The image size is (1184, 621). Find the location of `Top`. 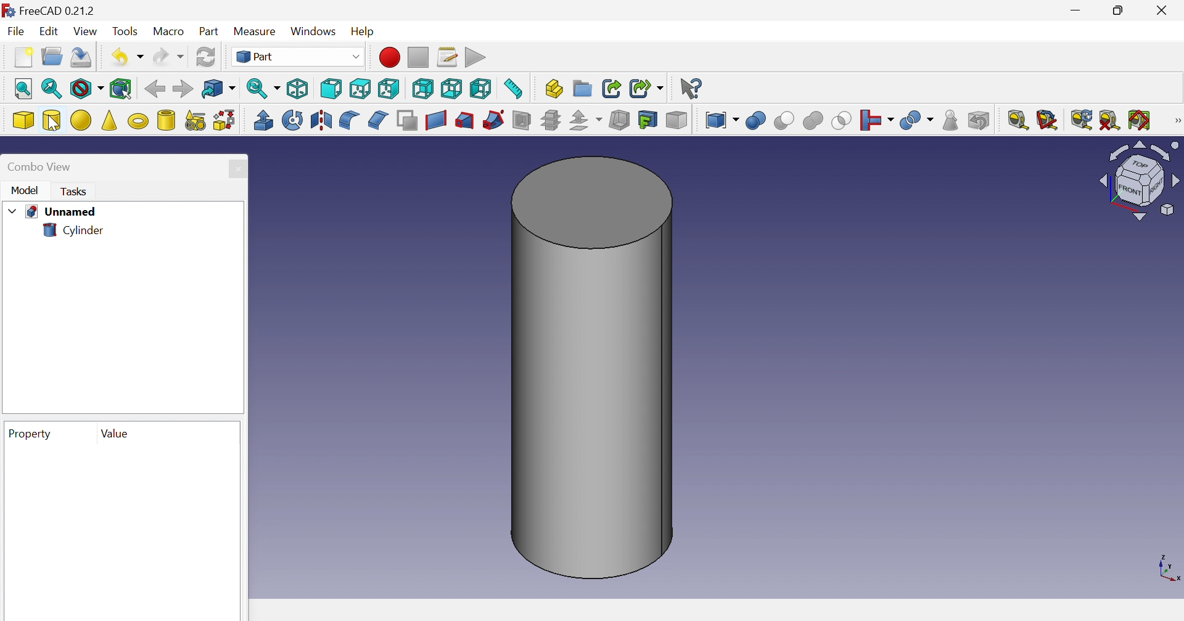

Top is located at coordinates (361, 89).